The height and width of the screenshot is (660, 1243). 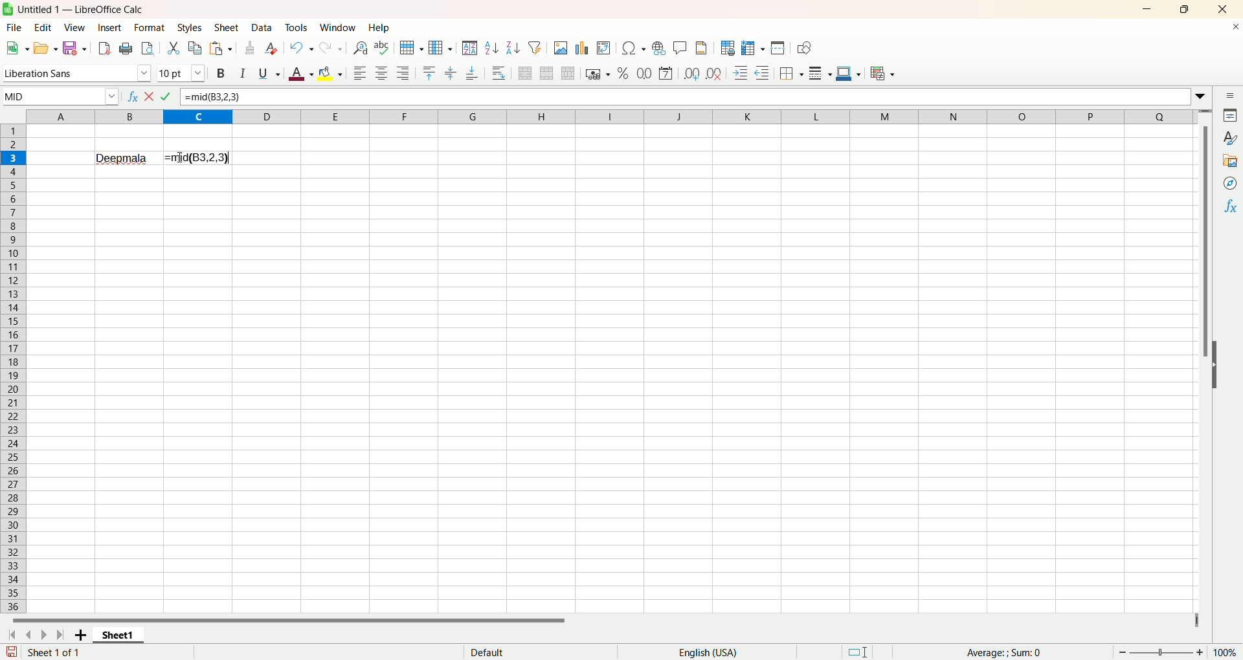 I want to click on Sidebar settings, so click(x=1231, y=95).